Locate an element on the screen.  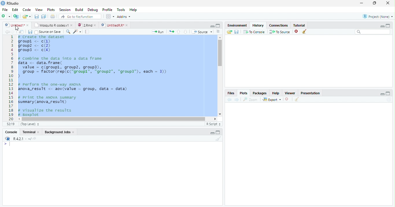
1:1 is located at coordinates (10, 125).